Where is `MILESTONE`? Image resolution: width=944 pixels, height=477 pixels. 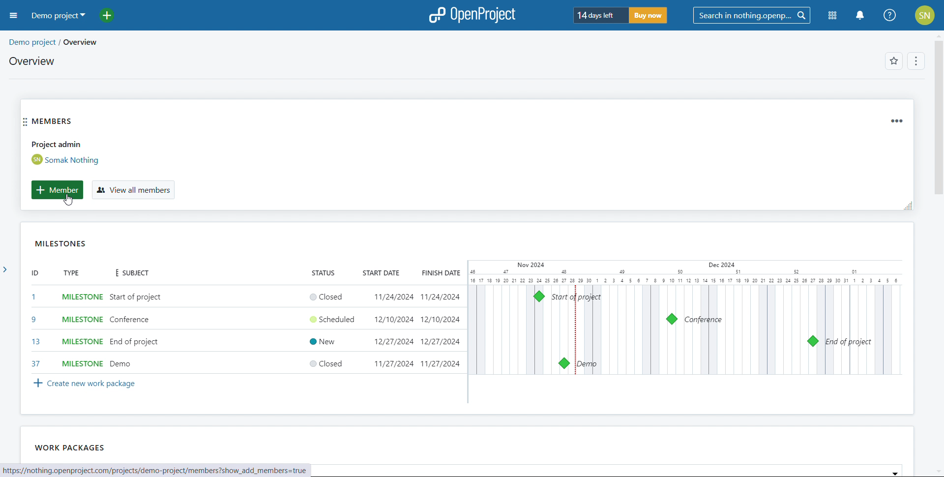
MILESTONE is located at coordinates (81, 319).